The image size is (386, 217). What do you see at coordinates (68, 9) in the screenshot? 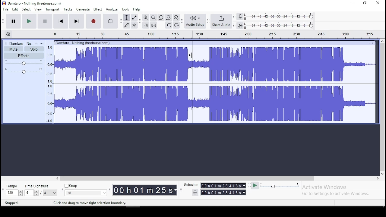
I see `tracks` at bounding box center [68, 9].